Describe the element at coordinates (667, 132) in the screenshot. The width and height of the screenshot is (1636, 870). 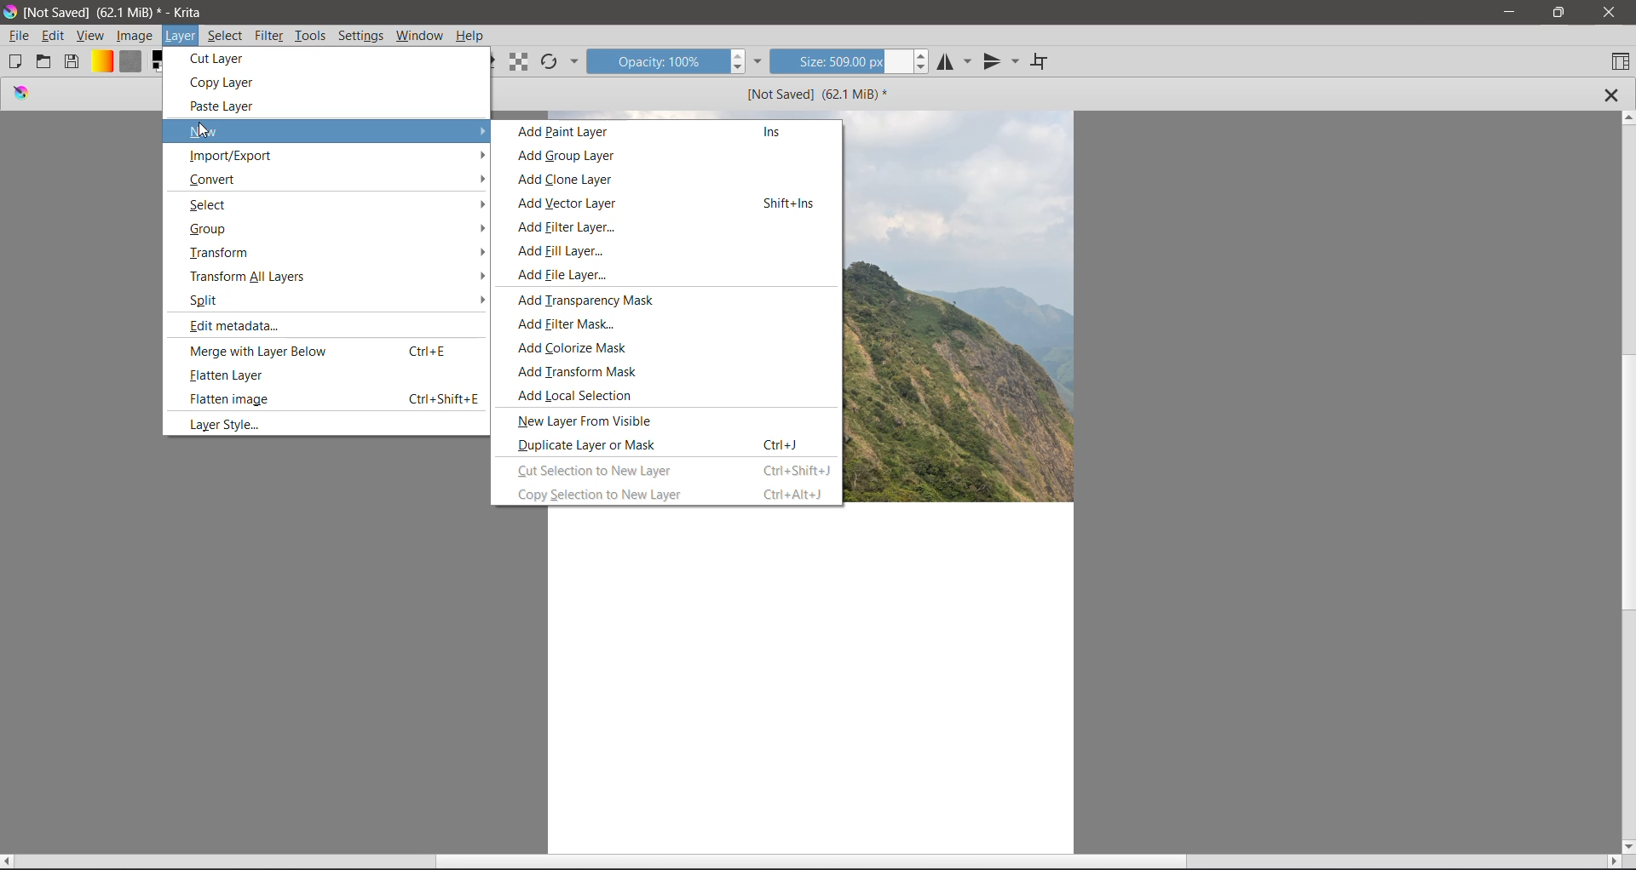
I see `Add Paint Layer` at that location.